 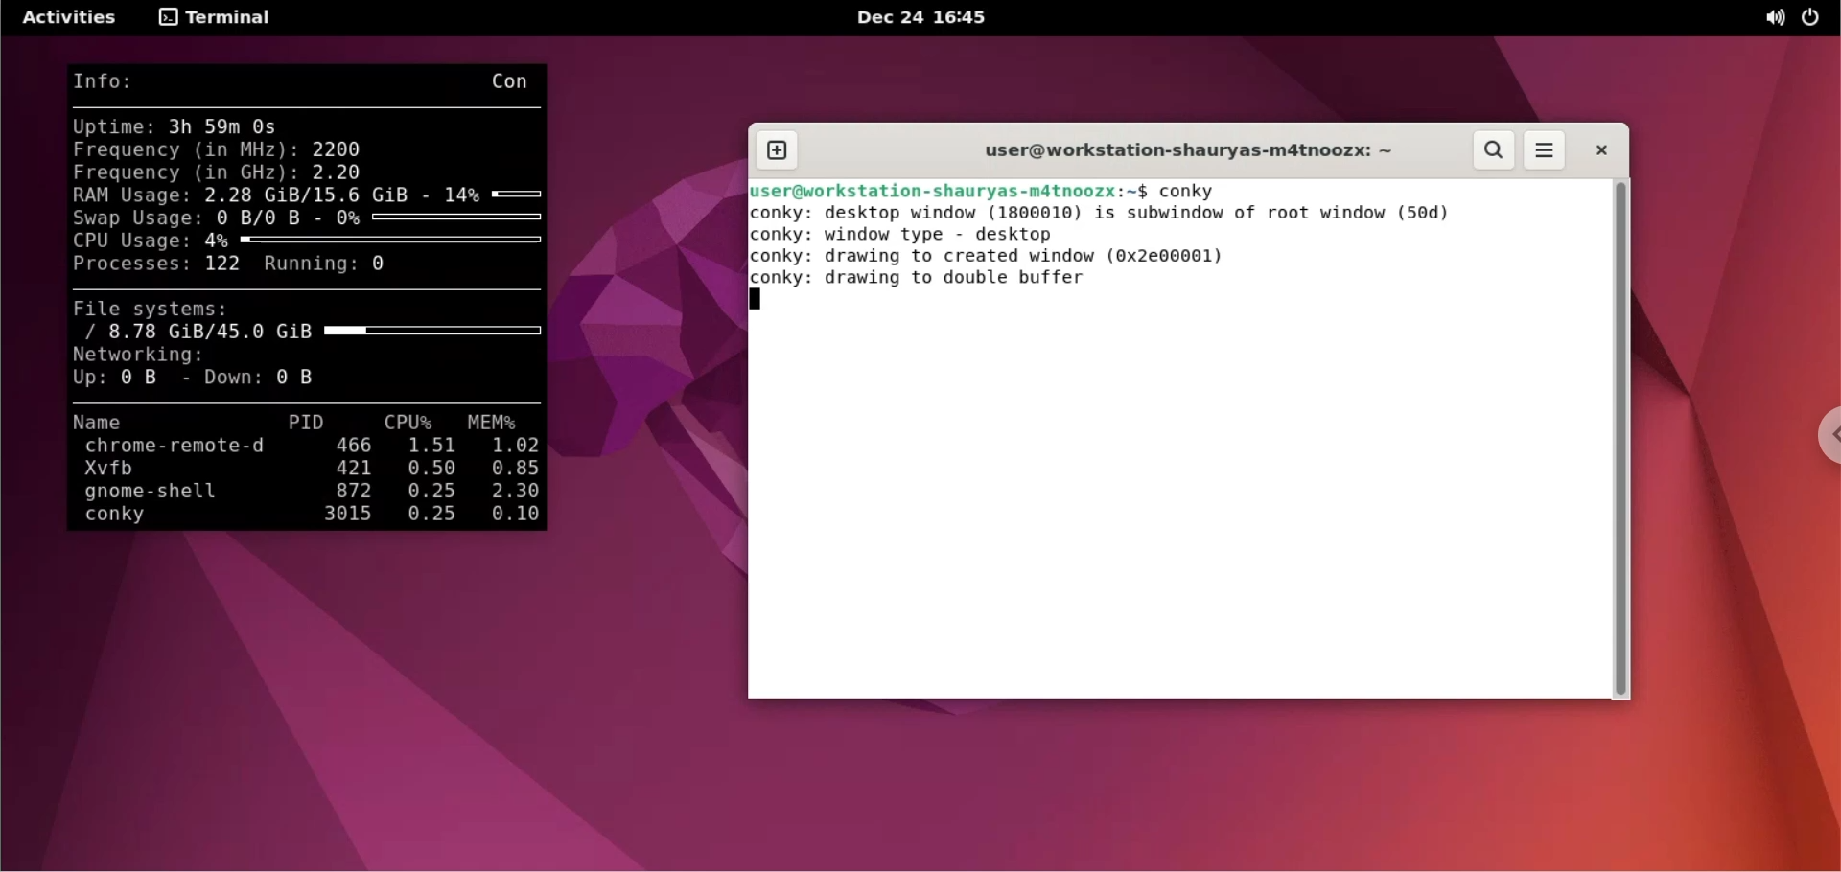 I want to click on new window, so click(x=785, y=150).